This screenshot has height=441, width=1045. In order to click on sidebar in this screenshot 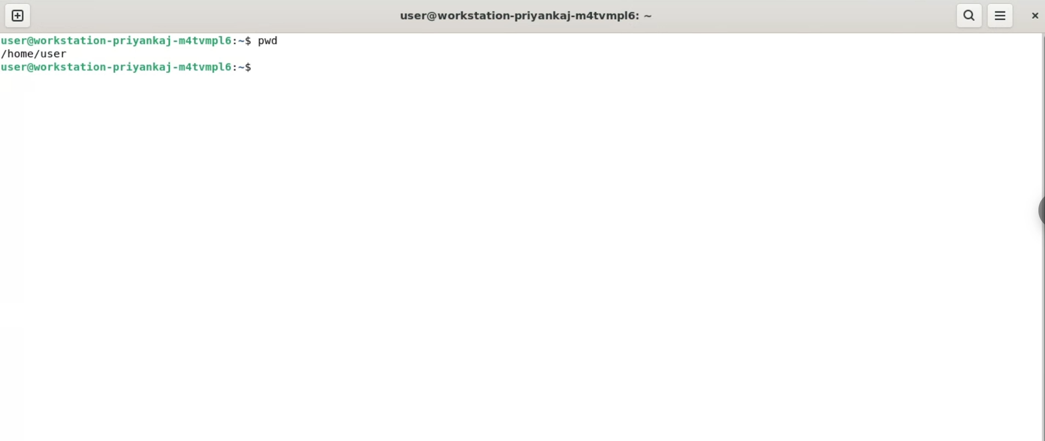, I will do `click(1036, 211)`.